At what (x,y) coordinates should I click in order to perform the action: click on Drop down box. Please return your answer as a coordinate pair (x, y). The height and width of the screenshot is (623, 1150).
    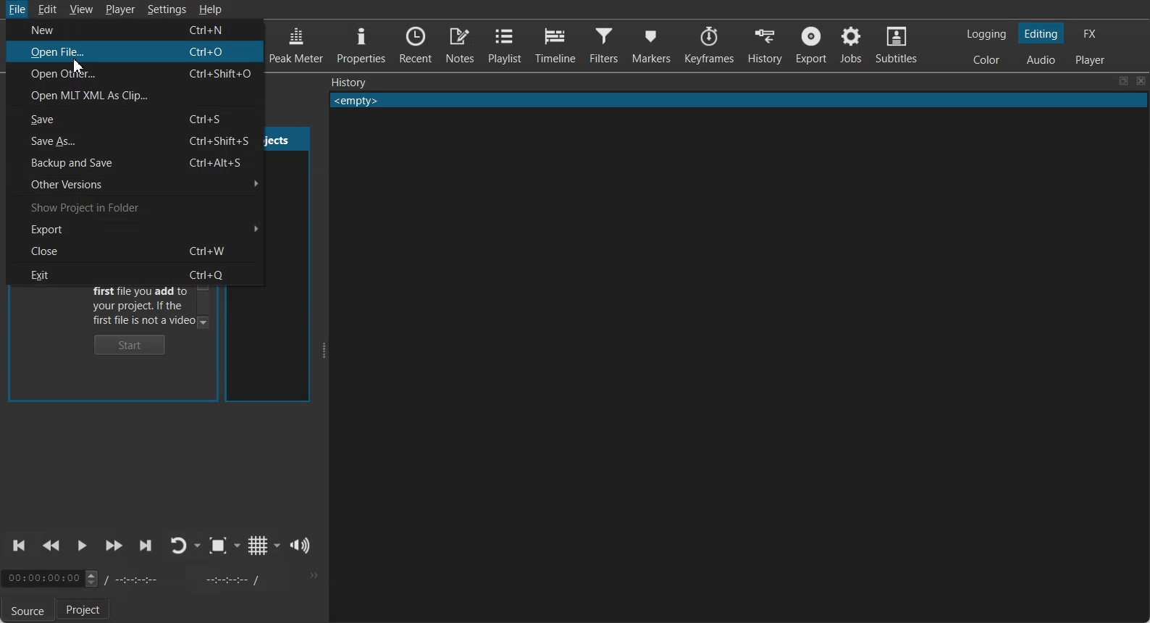
    Looking at the image, I should click on (198, 545).